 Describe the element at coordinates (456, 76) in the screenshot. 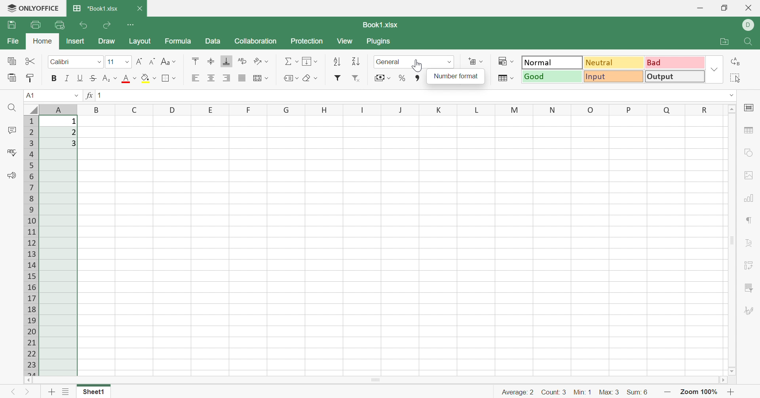

I see `Number format` at that location.